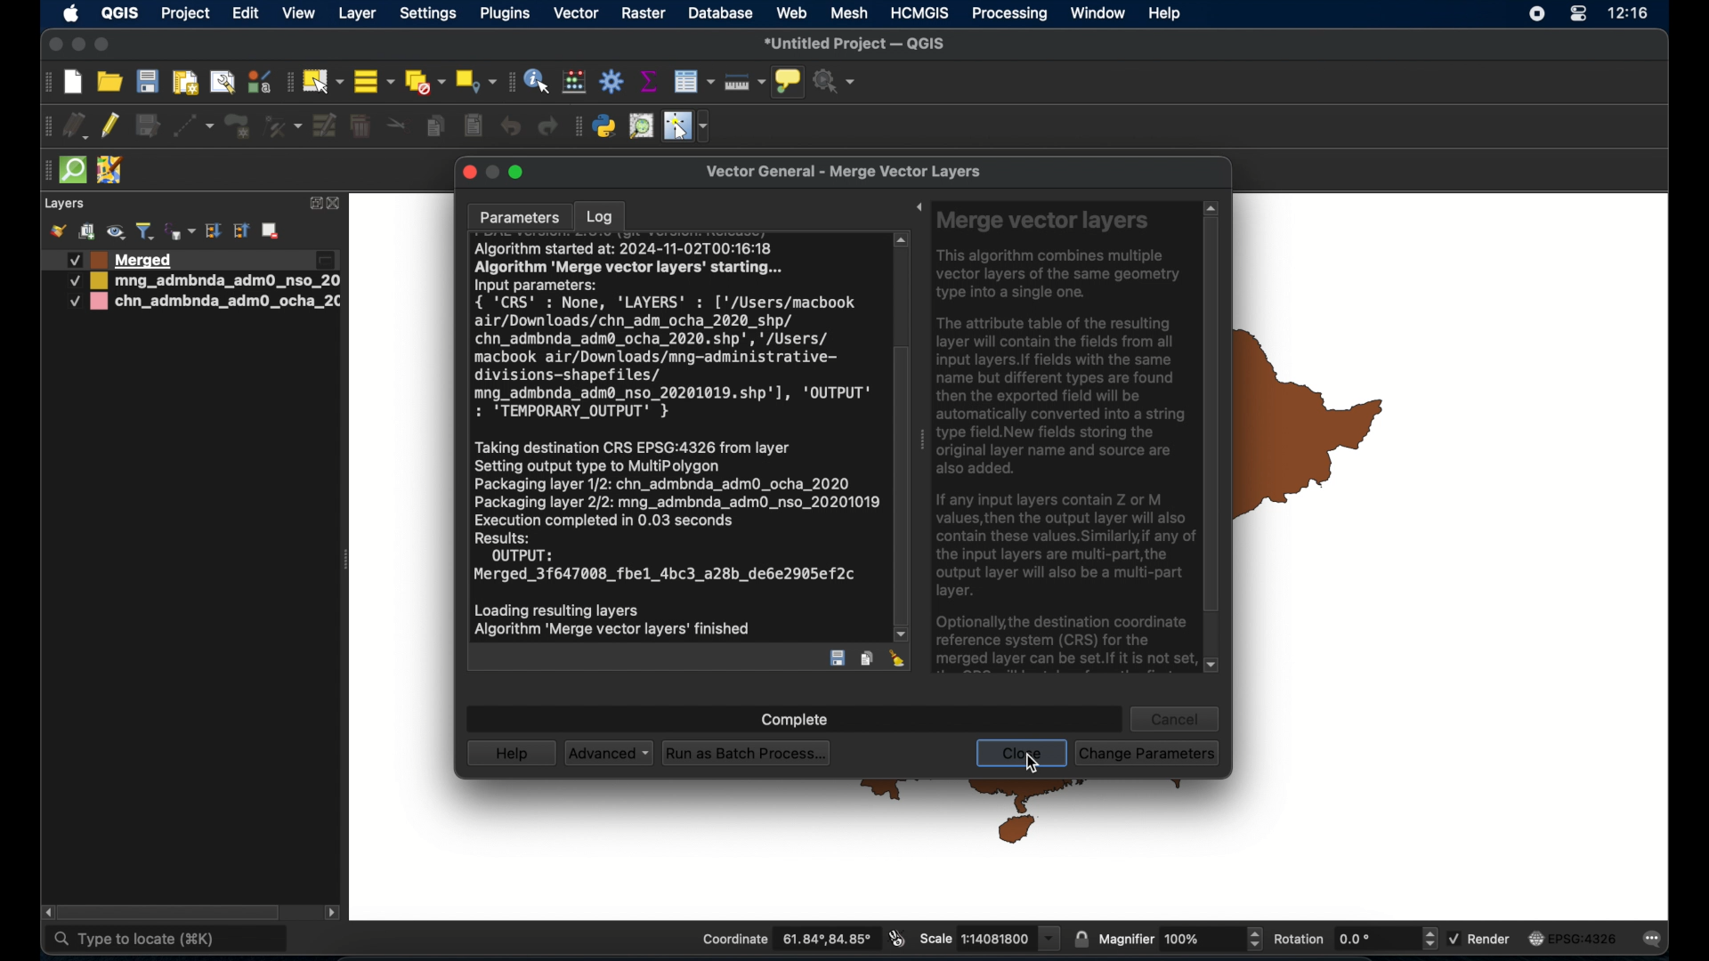  I want to click on raster, so click(644, 14).